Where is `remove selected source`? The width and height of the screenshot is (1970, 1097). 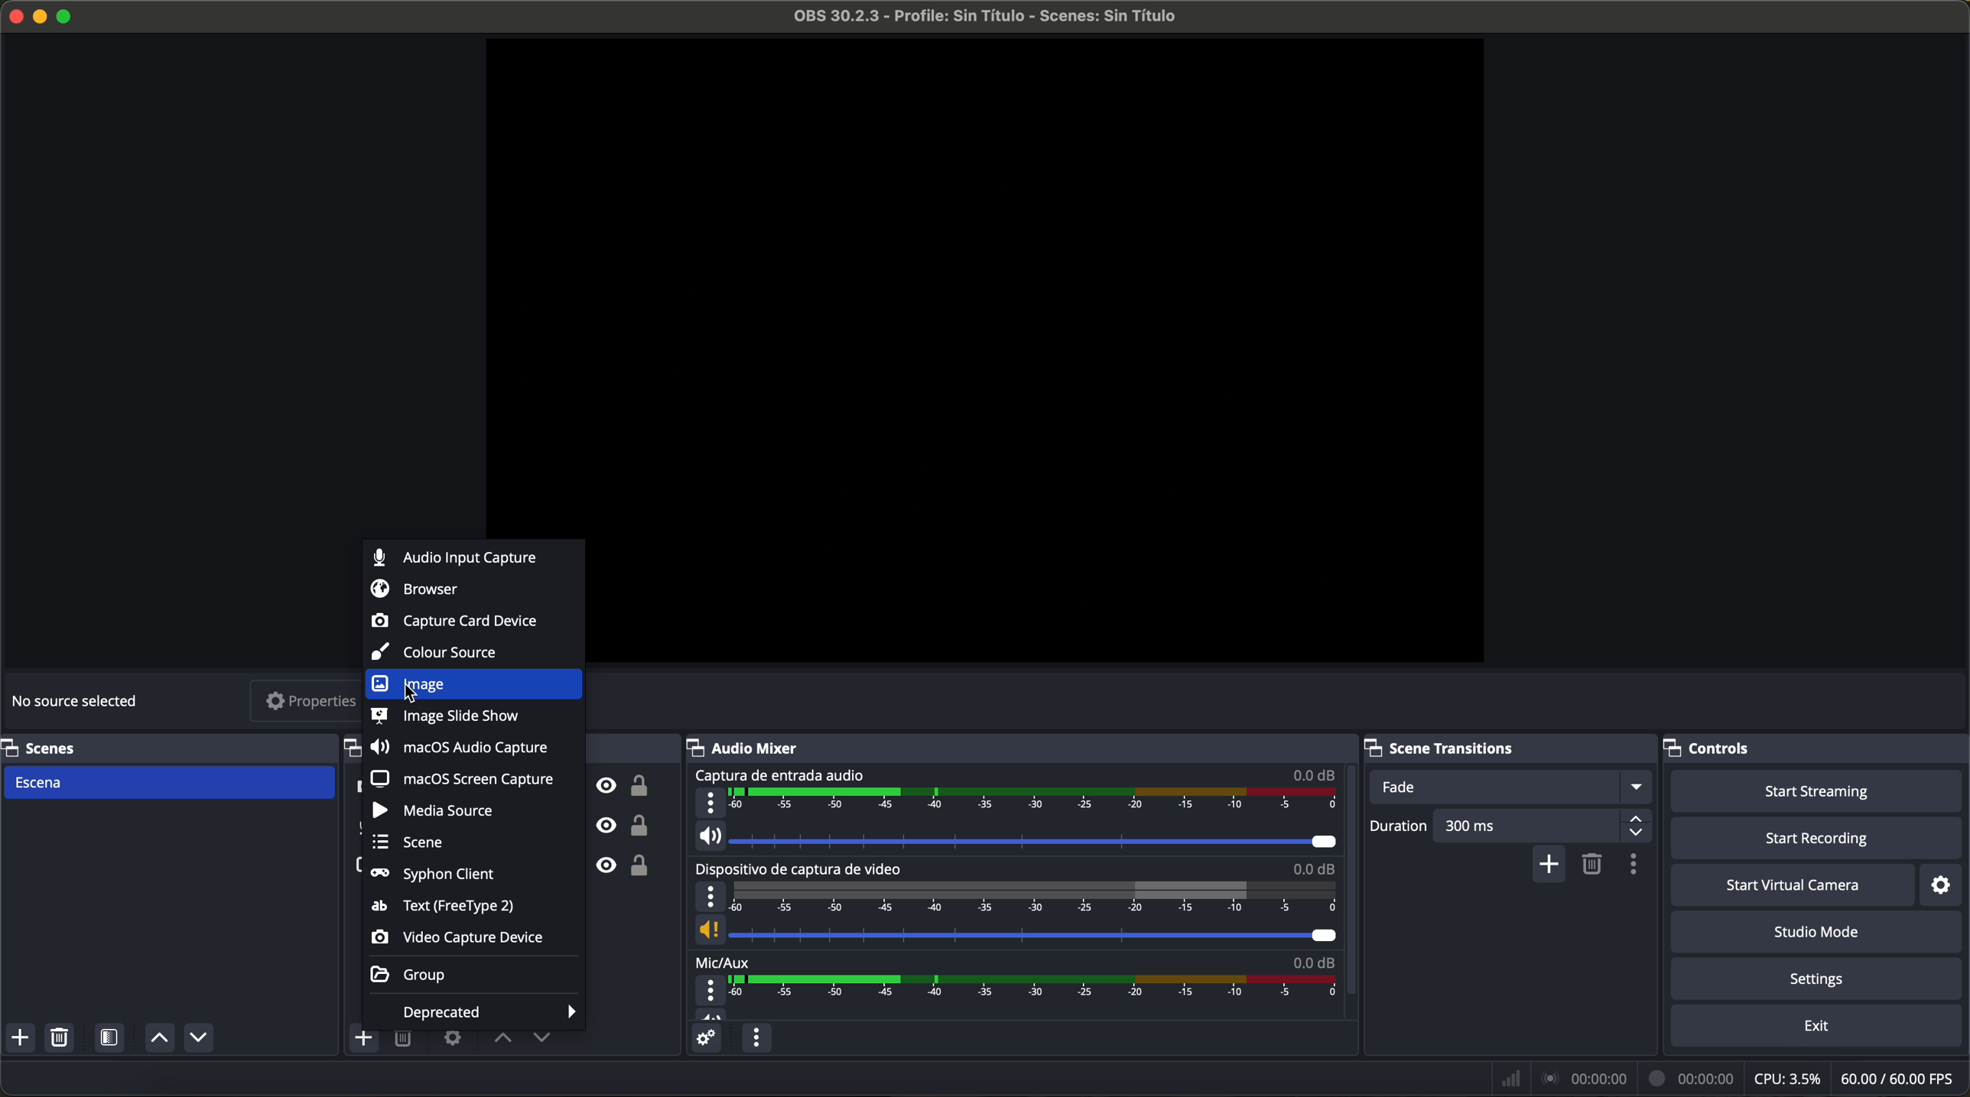 remove selected source is located at coordinates (406, 1040).